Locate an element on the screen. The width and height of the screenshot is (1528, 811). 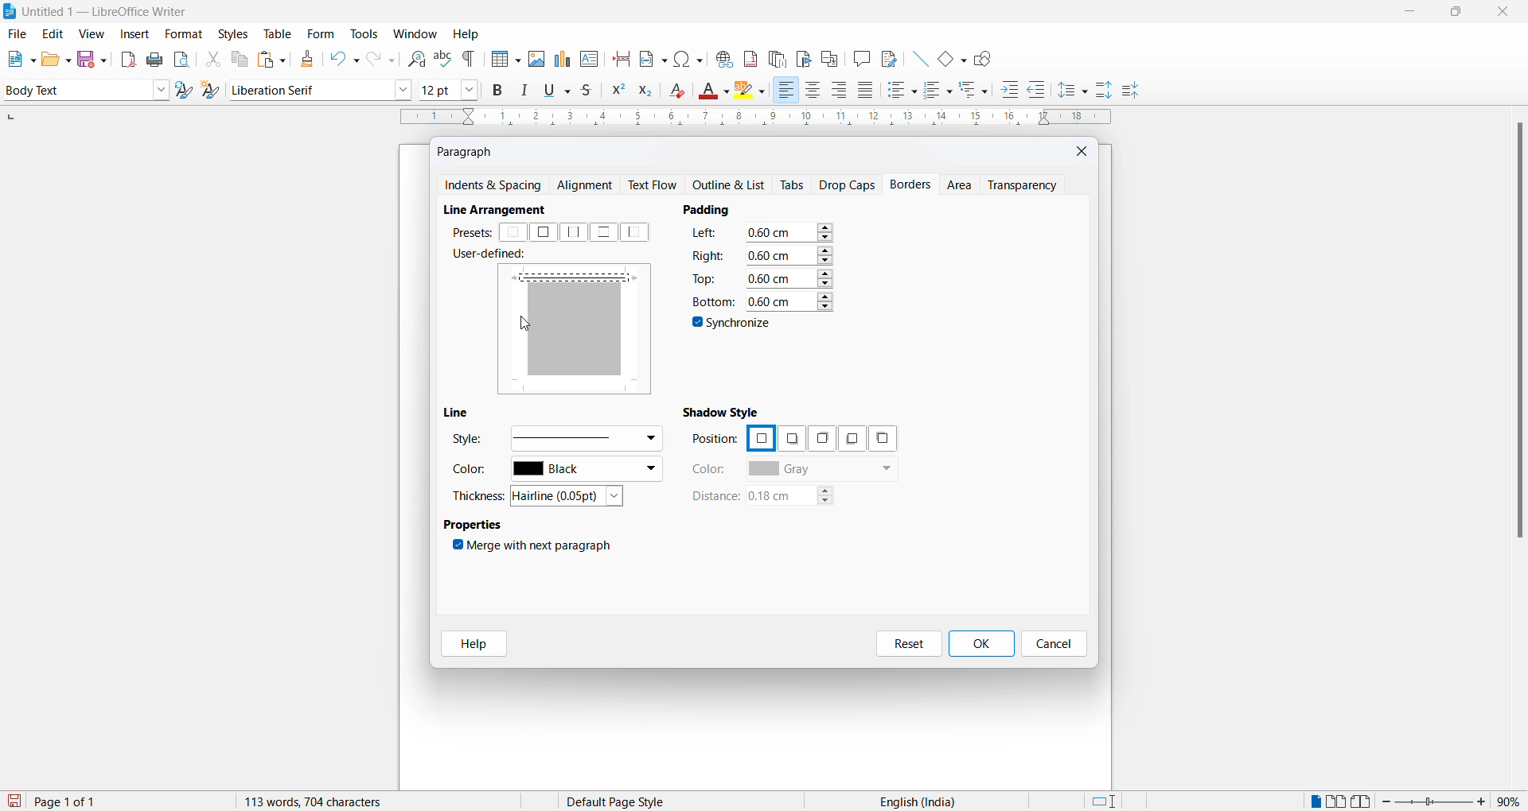
outline is located at coordinates (733, 186).